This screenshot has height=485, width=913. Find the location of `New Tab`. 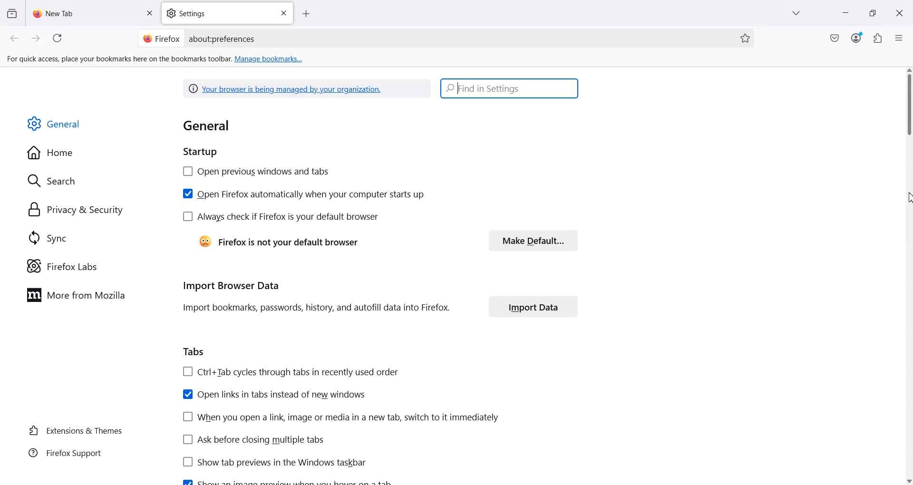

New Tab is located at coordinates (94, 13).